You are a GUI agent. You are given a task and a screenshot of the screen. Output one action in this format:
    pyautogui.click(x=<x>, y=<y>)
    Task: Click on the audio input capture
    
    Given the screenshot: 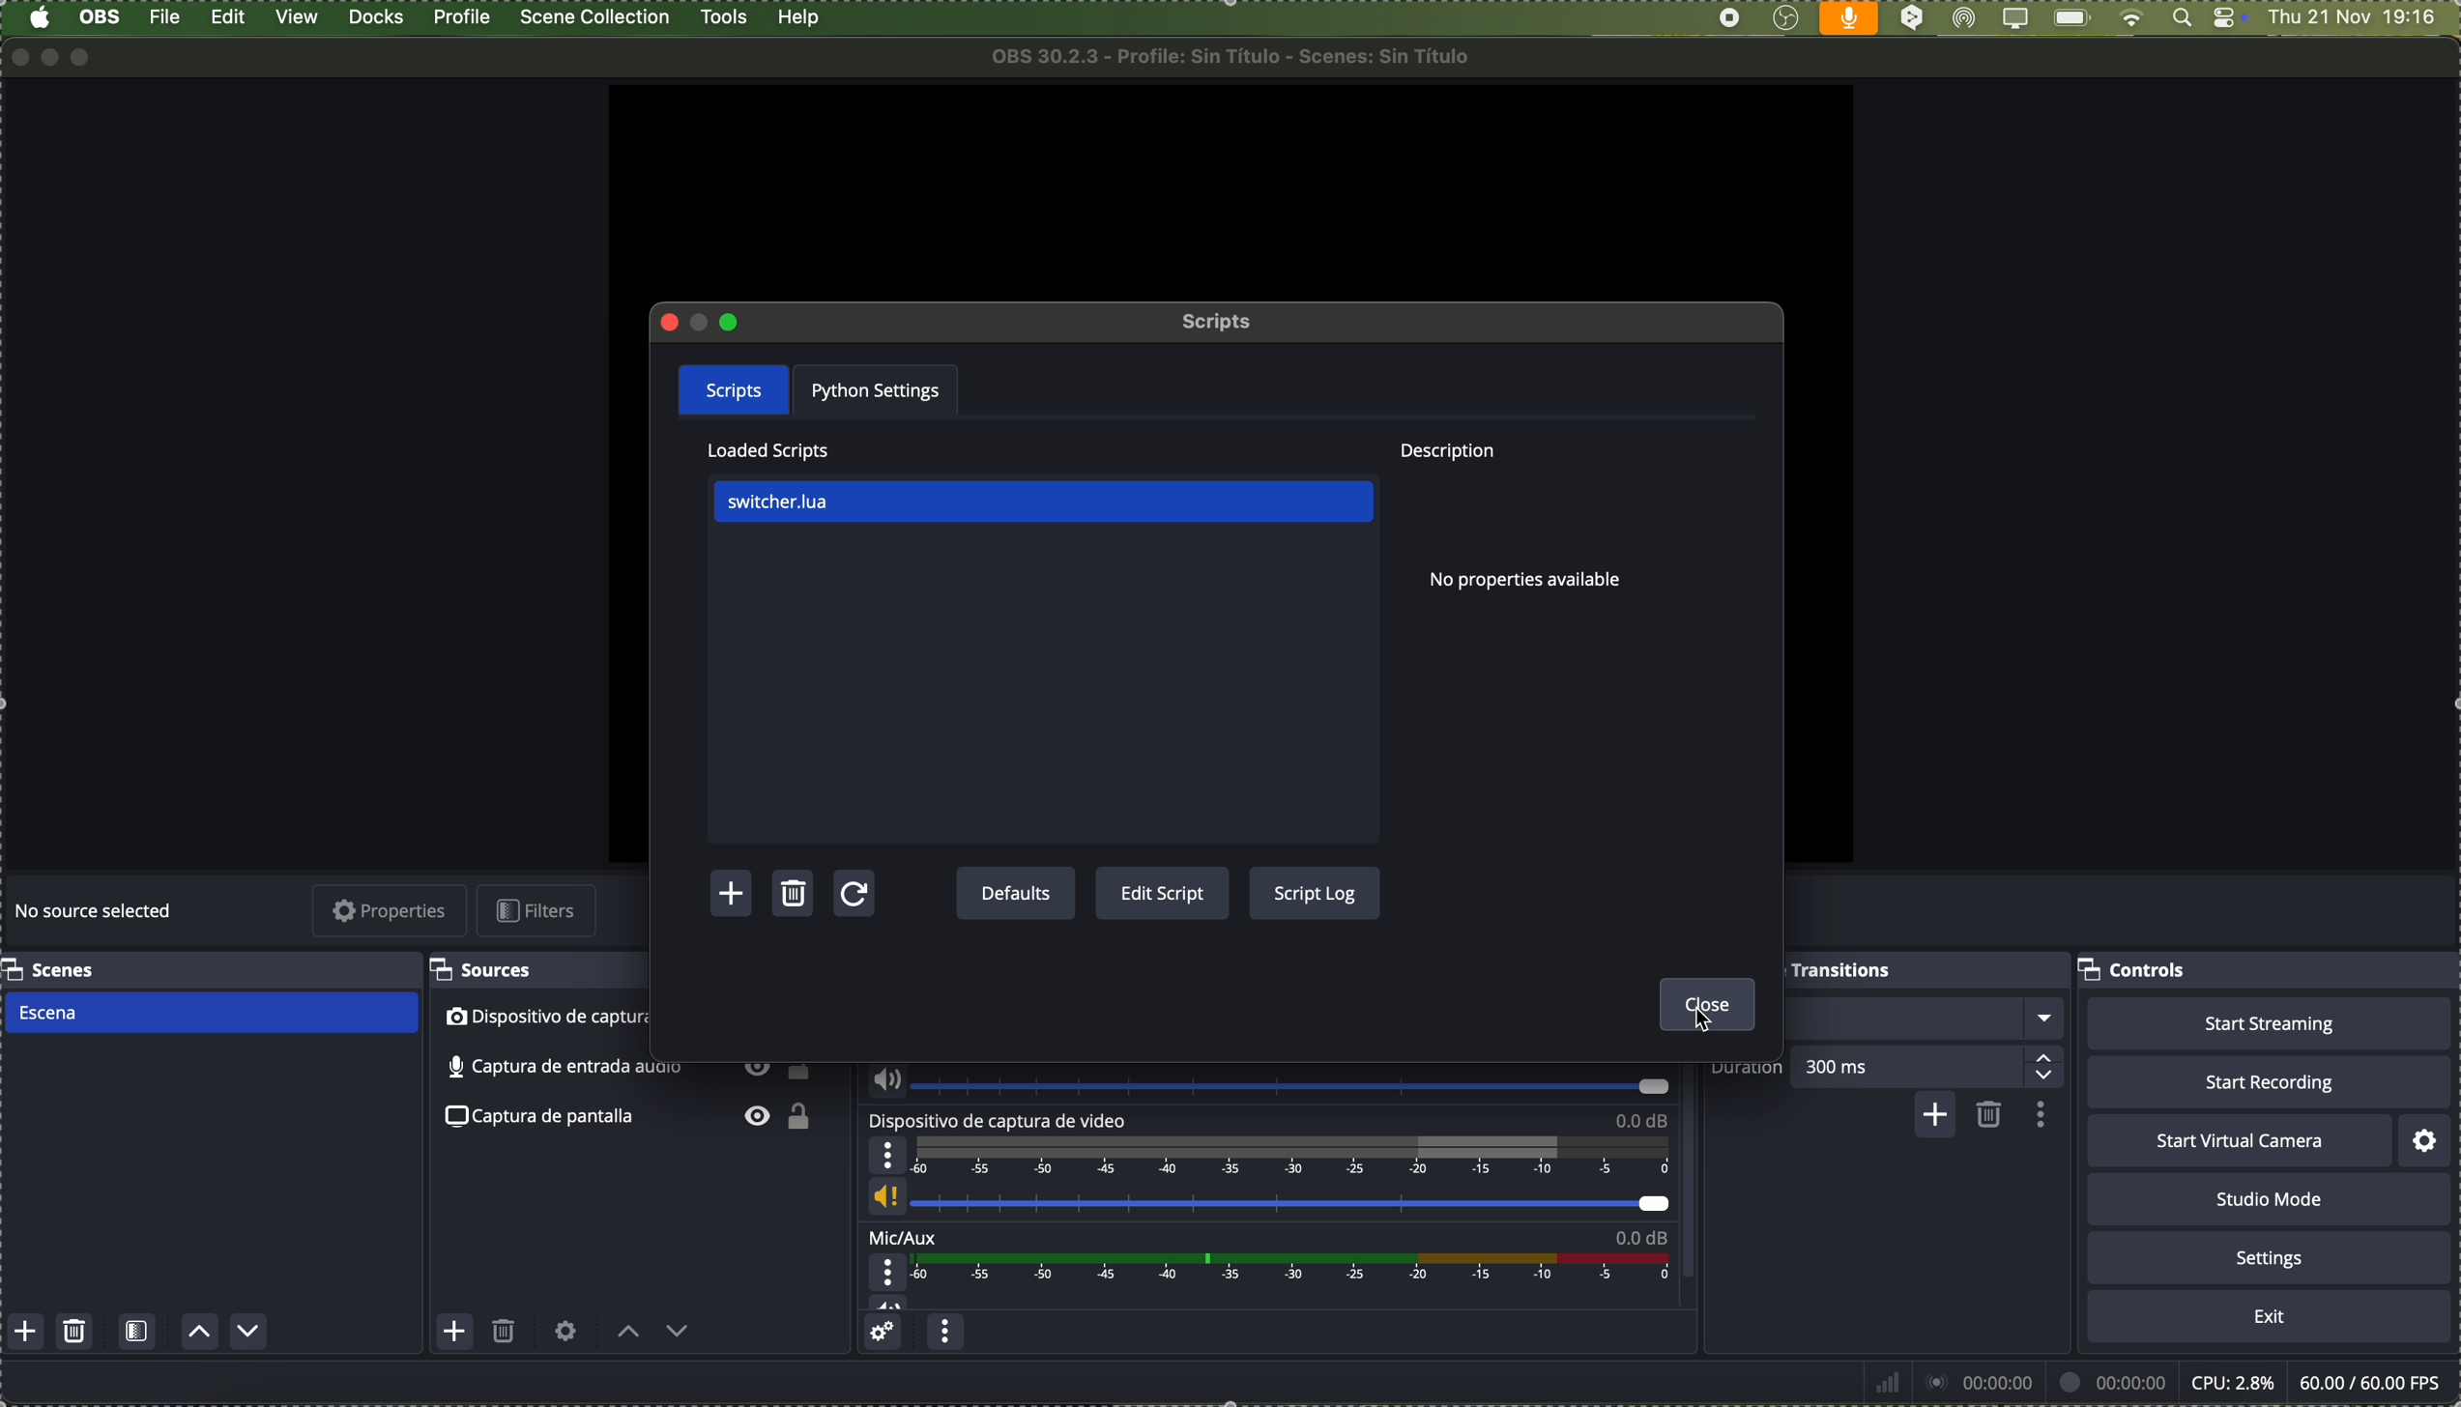 What is the action you would take?
    pyautogui.click(x=1264, y=1085)
    